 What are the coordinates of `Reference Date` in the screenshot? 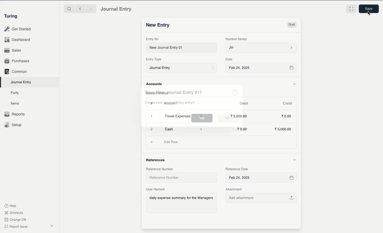 It's located at (237, 169).